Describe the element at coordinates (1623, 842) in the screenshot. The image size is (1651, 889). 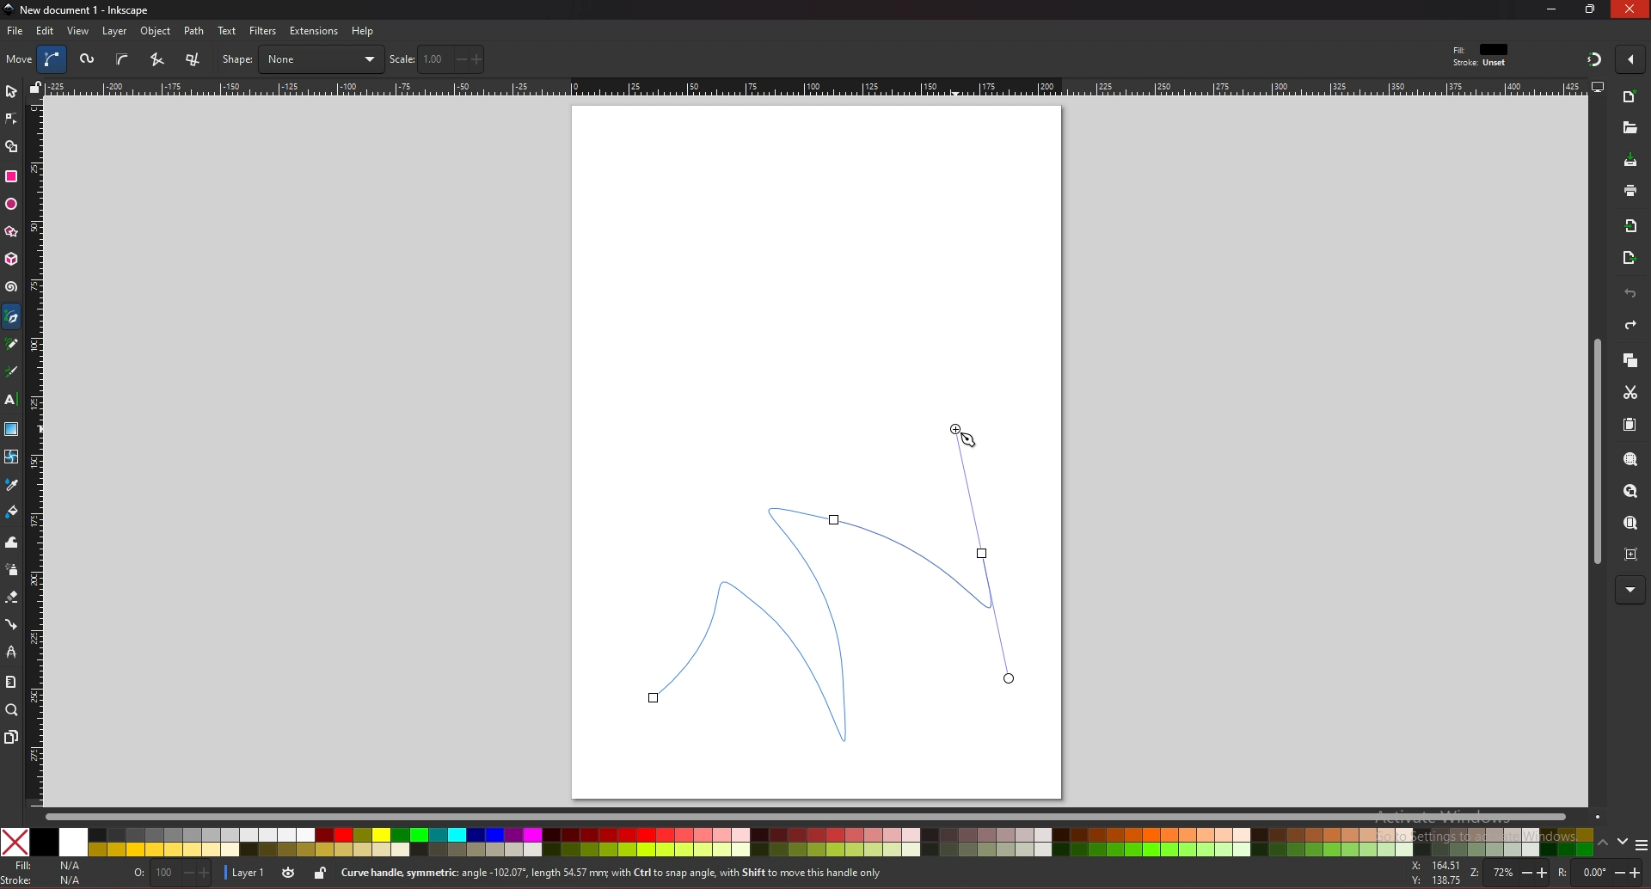
I see `down` at that location.